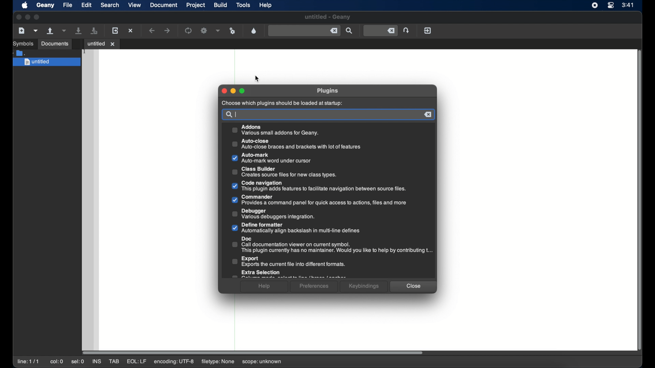  What do you see at coordinates (28, 17) in the screenshot?
I see `minimize` at bounding box center [28, 17].